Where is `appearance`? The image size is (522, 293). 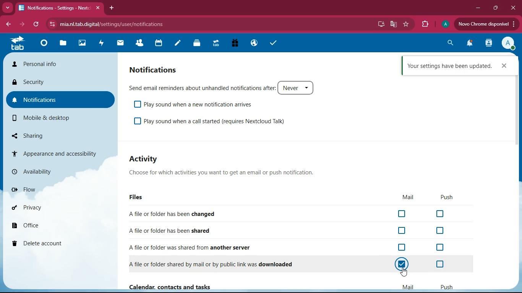
appearance is located at coordinates (57, 152).